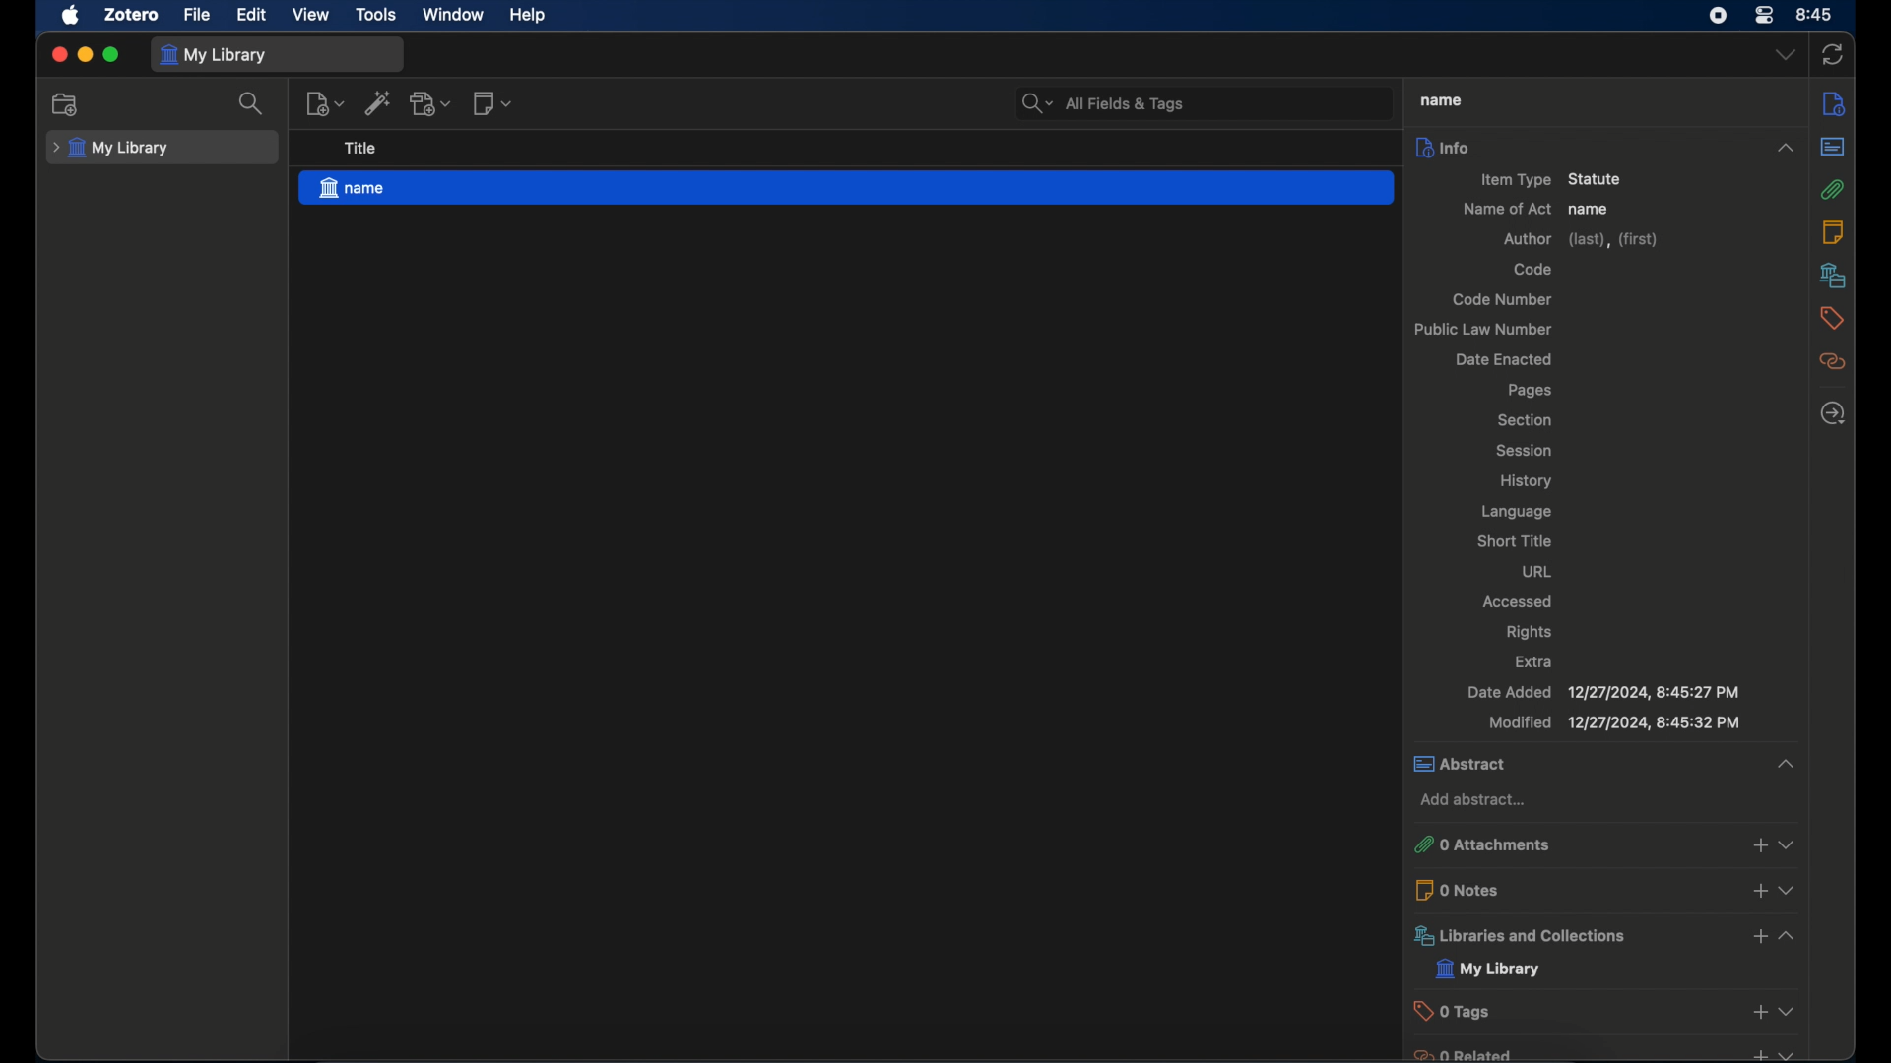 This screenshot has height=1063, width=1891. What do you see at coordinates (1758, 1013) in the screenshot?
I see `add tags` at bounding box center [1758, 1013].